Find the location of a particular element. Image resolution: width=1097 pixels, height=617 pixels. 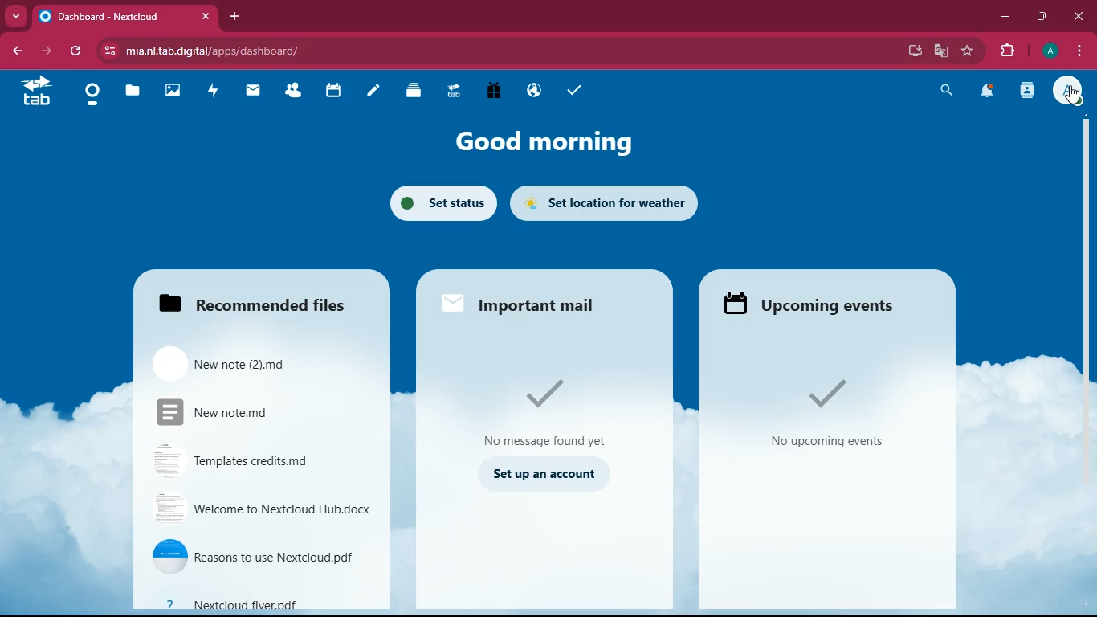

tab is located at coordinates (35, 92).